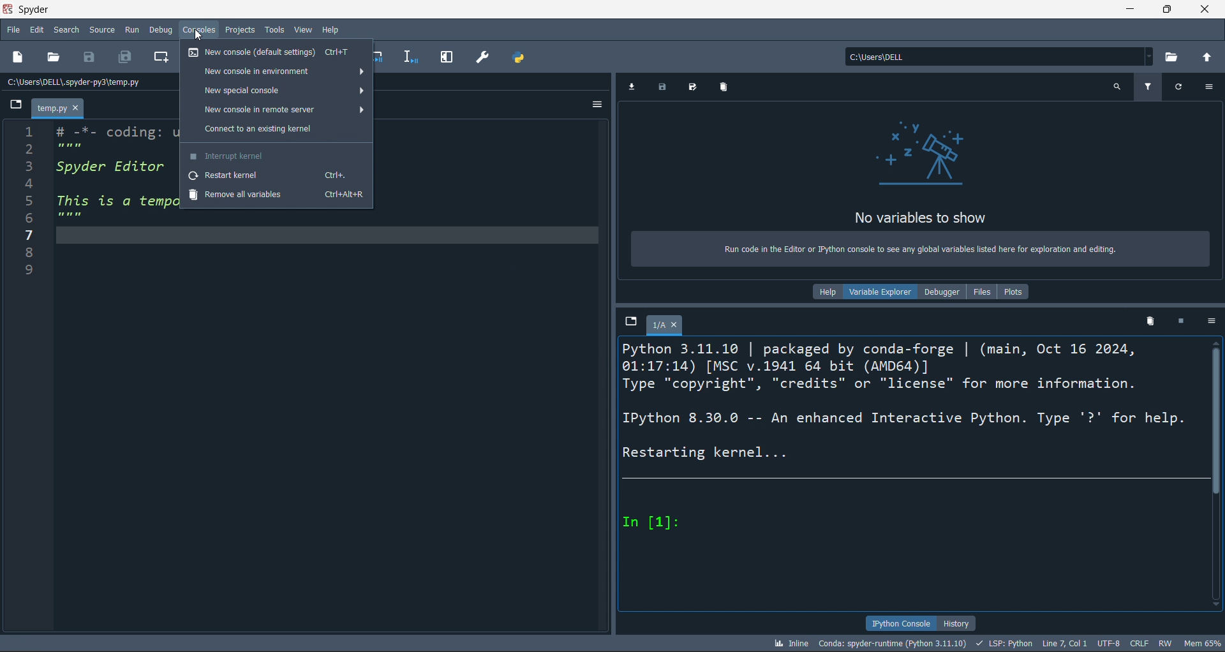 This screenshot has width=1225, height=652. I want to click on maximize, so click(1165, 10).